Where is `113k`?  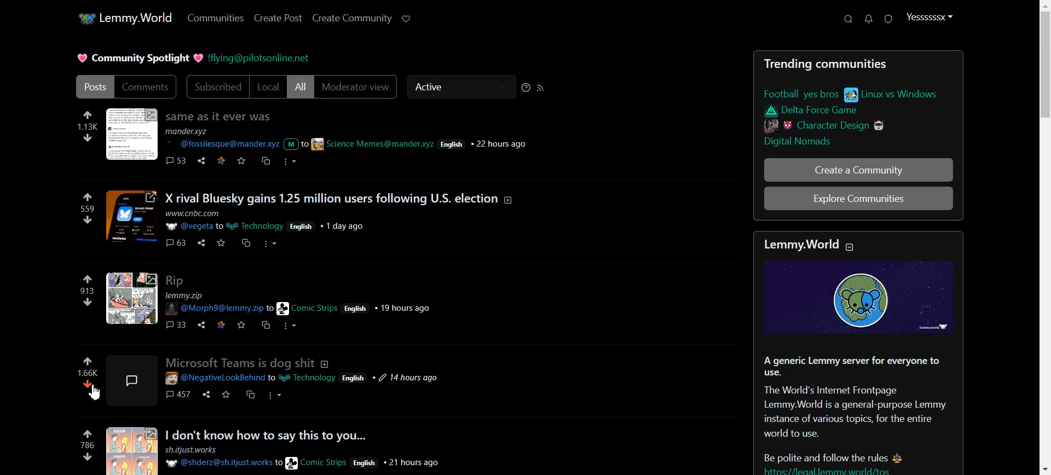
113k is located at coordinates (88, 127).